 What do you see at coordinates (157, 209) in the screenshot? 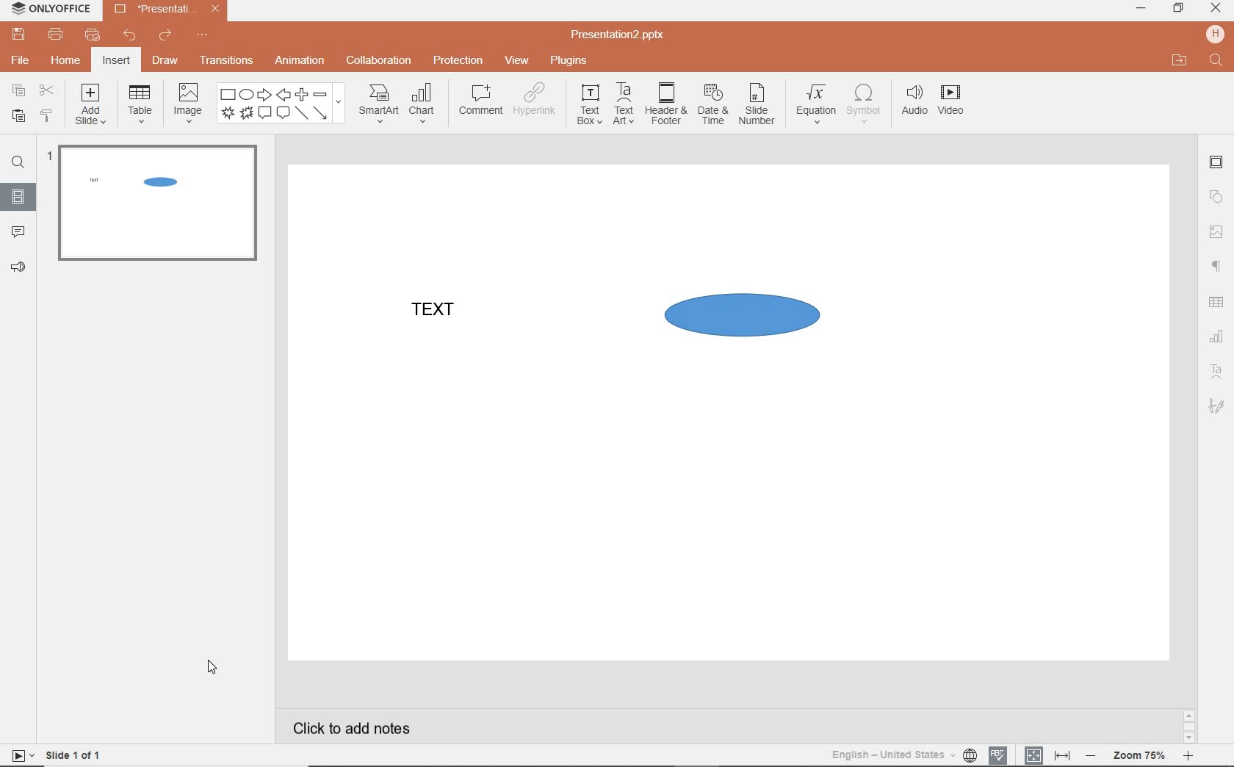
I see `SLIDE1` at bounding box center [157, 209].